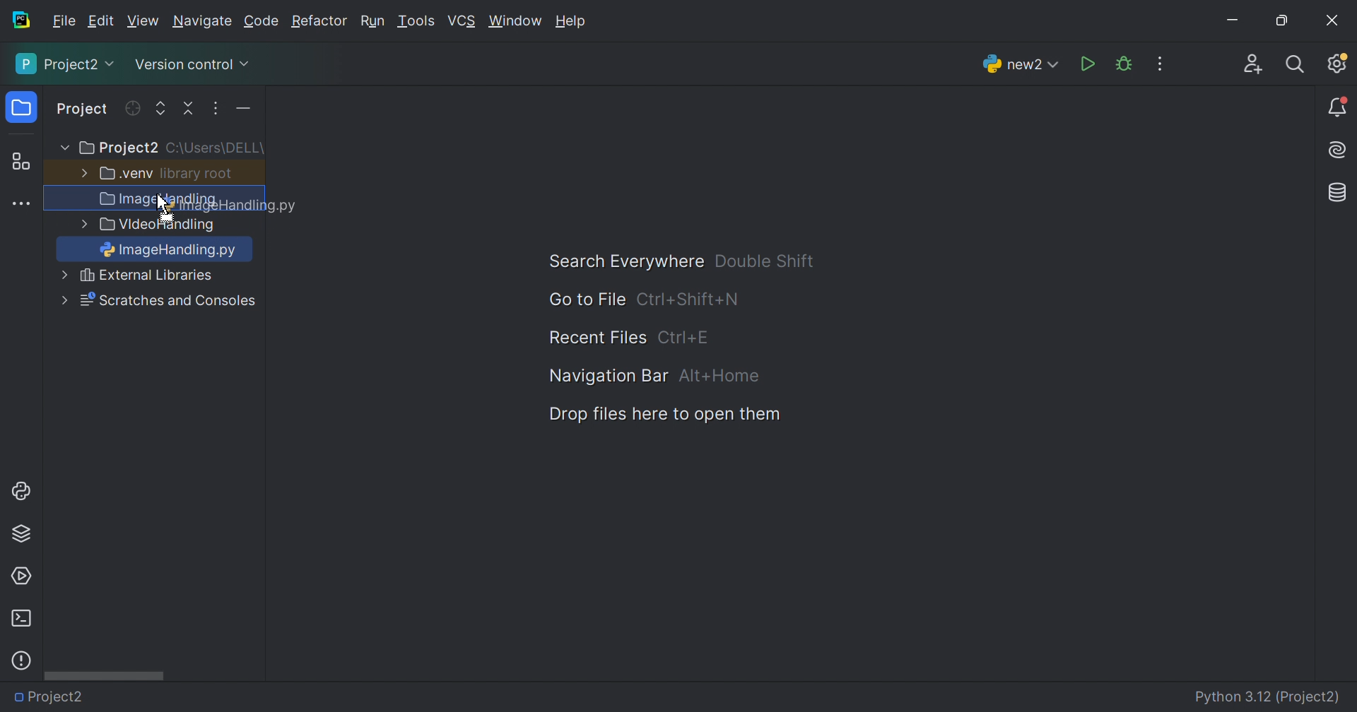  What do you see at coordinates (619, 262) in the screenshot?
I see `Search Everywhere` at bounding box center [619, 262].